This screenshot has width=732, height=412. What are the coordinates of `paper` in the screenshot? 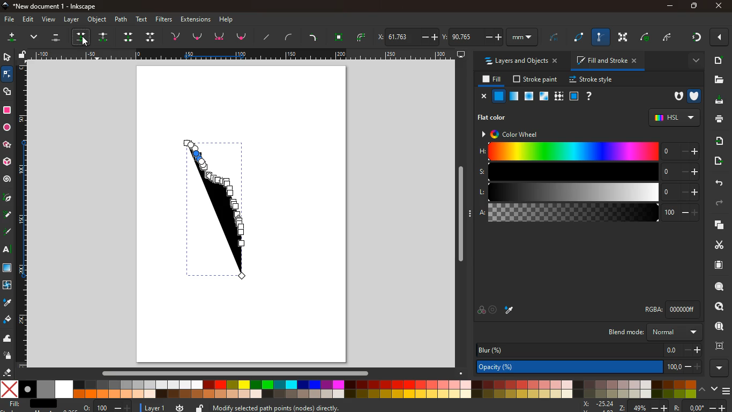 It's located at (718, 264).